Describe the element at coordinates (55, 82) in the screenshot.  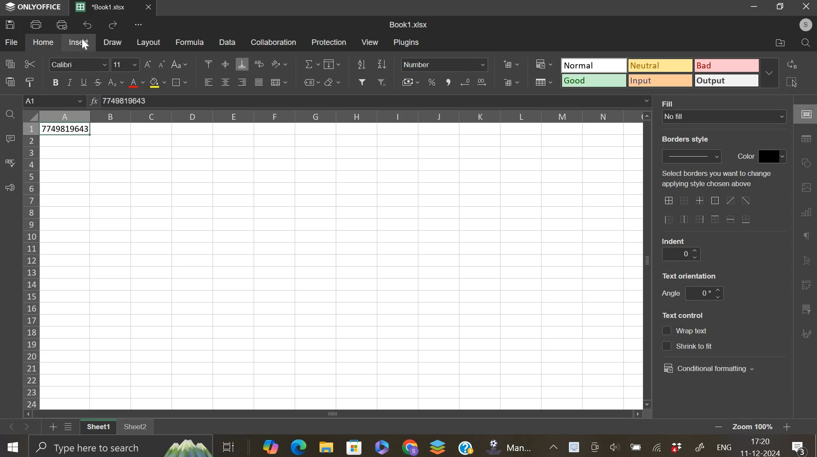
I see `bold` at that location.